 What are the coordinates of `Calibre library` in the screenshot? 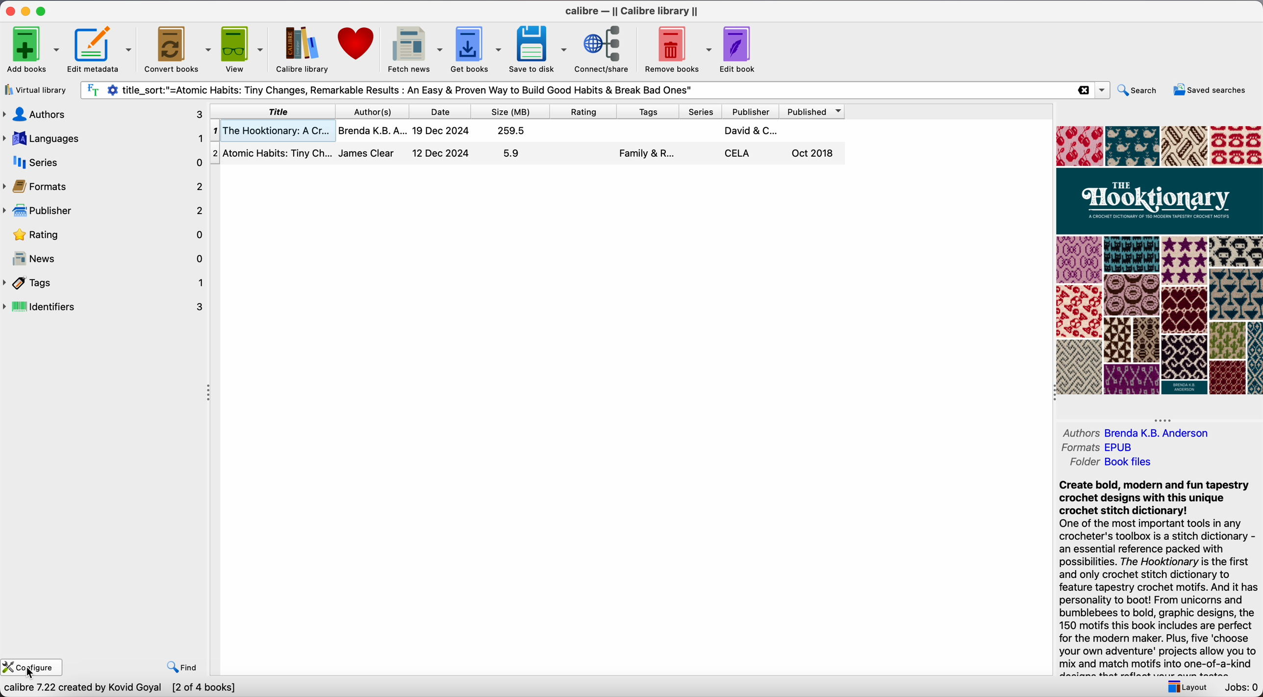 It's located at (302, 50).